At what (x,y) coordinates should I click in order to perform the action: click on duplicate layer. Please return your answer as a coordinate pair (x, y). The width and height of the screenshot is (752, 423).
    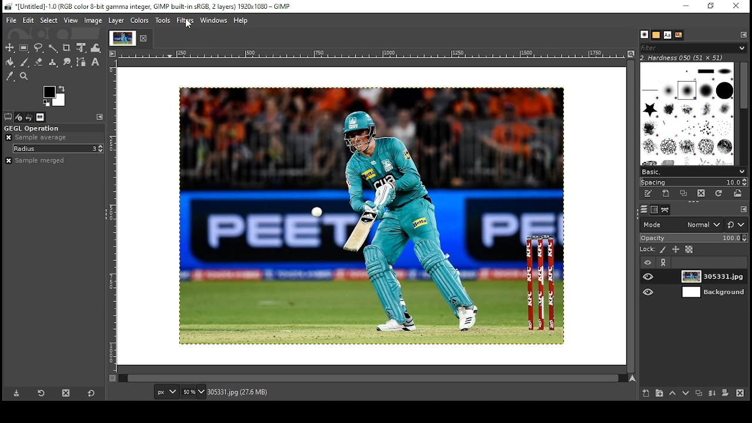
    Looking at the image, I should click on (700, 394).